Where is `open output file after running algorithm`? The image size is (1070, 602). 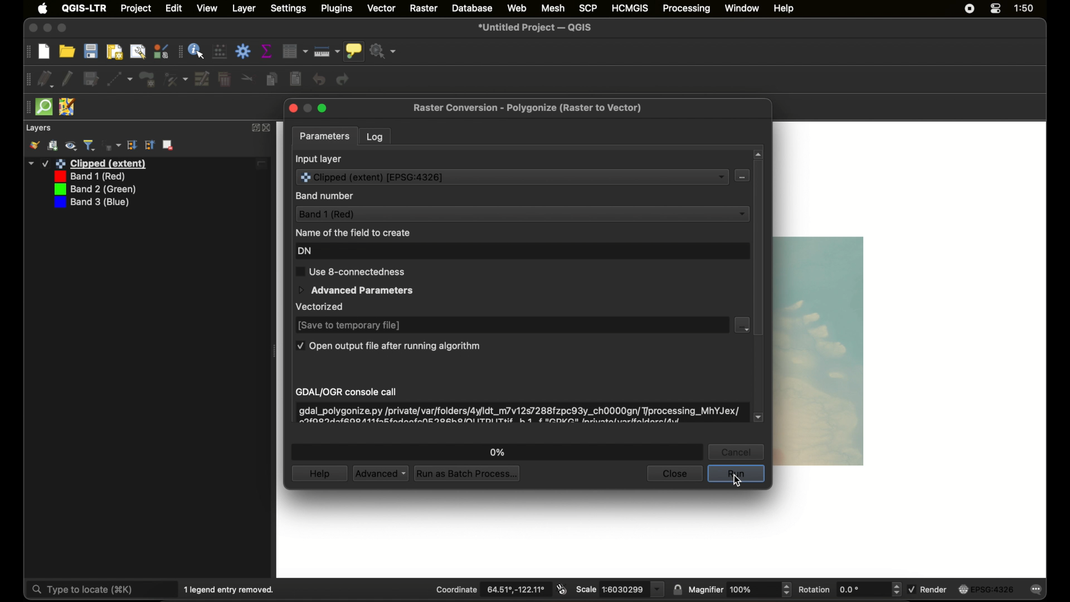
open output file after running algorithm is located at coordinates (387, 346).